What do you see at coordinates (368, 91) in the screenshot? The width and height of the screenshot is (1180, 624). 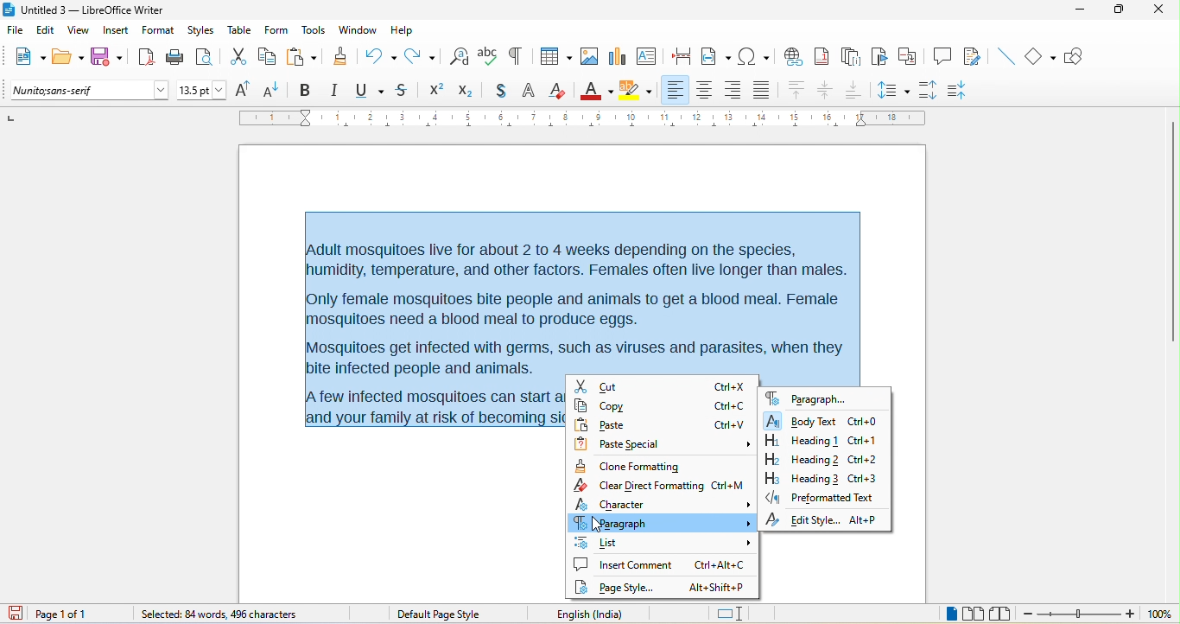 I see `underline` at bounding box center [368, 91].